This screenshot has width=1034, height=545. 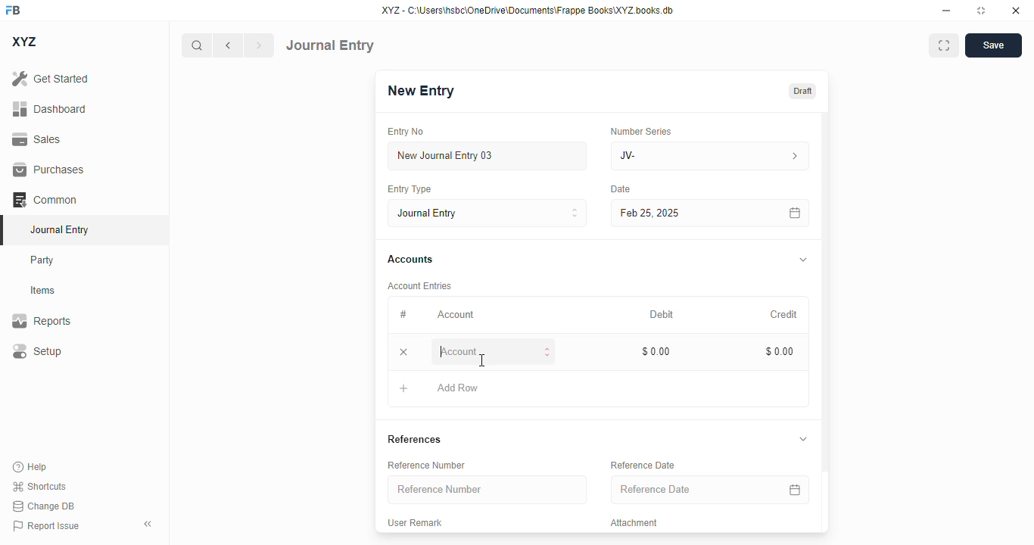 What do you see at coordinates (785, 315) in the screenshot?
I see `credit` at bounding box center [785, 315].